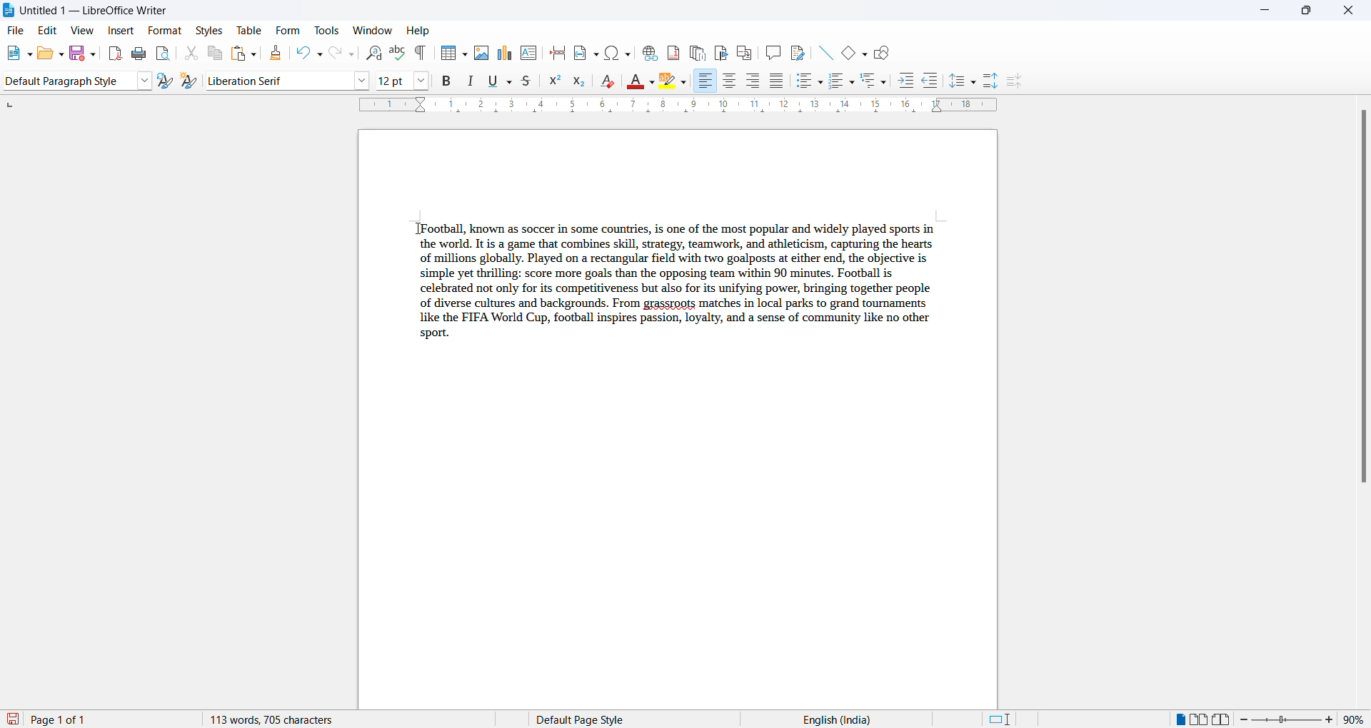  I want to click on print preview, so click(165, 54).